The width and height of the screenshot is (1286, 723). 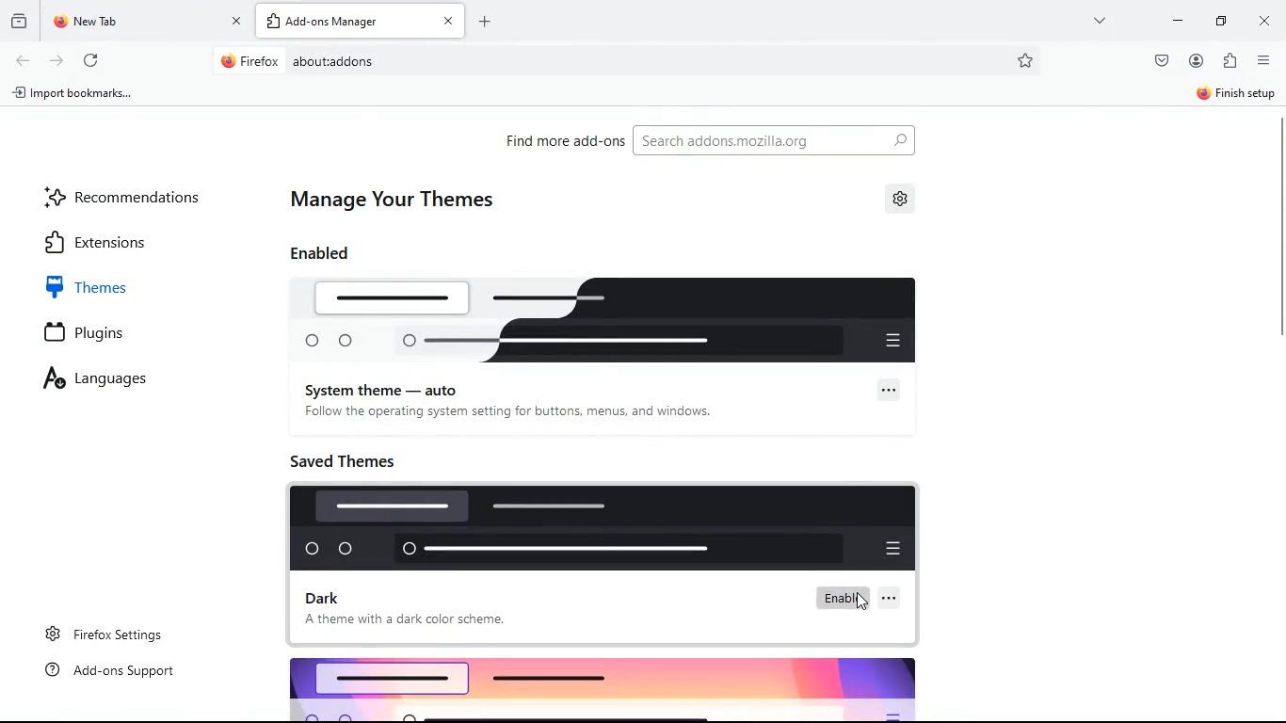 What do you see at coordinates (905, 201) in the screenshot?
I see `settings` at bounding box center [905, 201].